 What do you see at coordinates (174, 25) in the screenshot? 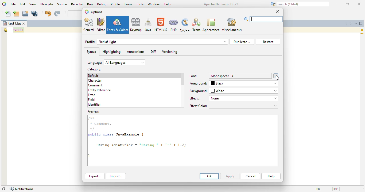
I see `PHP` at bounding box center [174, 25].